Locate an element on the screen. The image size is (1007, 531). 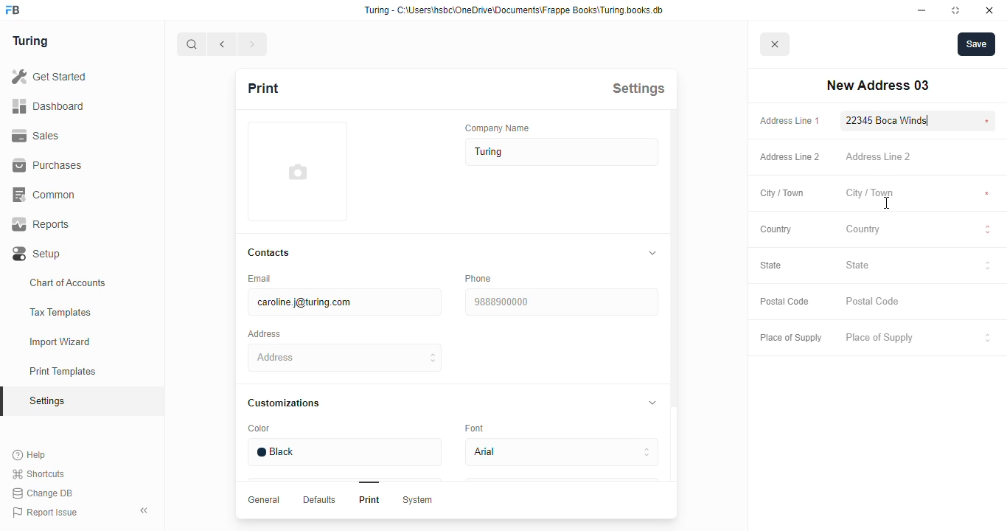
toggle expand/collapse is located at coordinates (649, 401).